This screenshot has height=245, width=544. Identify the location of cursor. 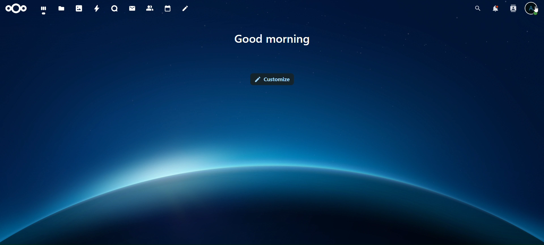
(536, 9).